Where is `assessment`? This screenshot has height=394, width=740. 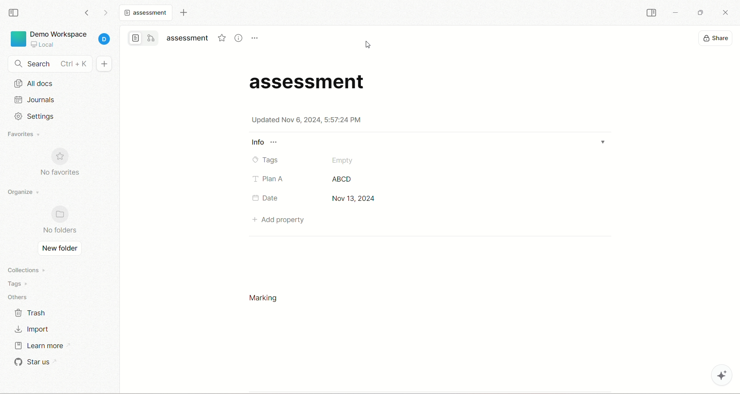
assessment is located at coordinates (188, 38).